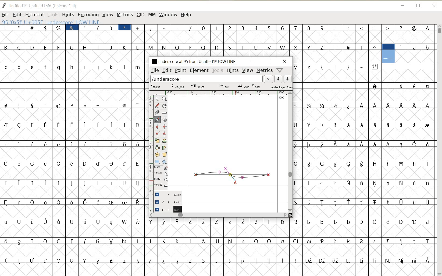  Describe the element at coordinates (17, 15) in the screenshot. I see `EDIT` at that location.